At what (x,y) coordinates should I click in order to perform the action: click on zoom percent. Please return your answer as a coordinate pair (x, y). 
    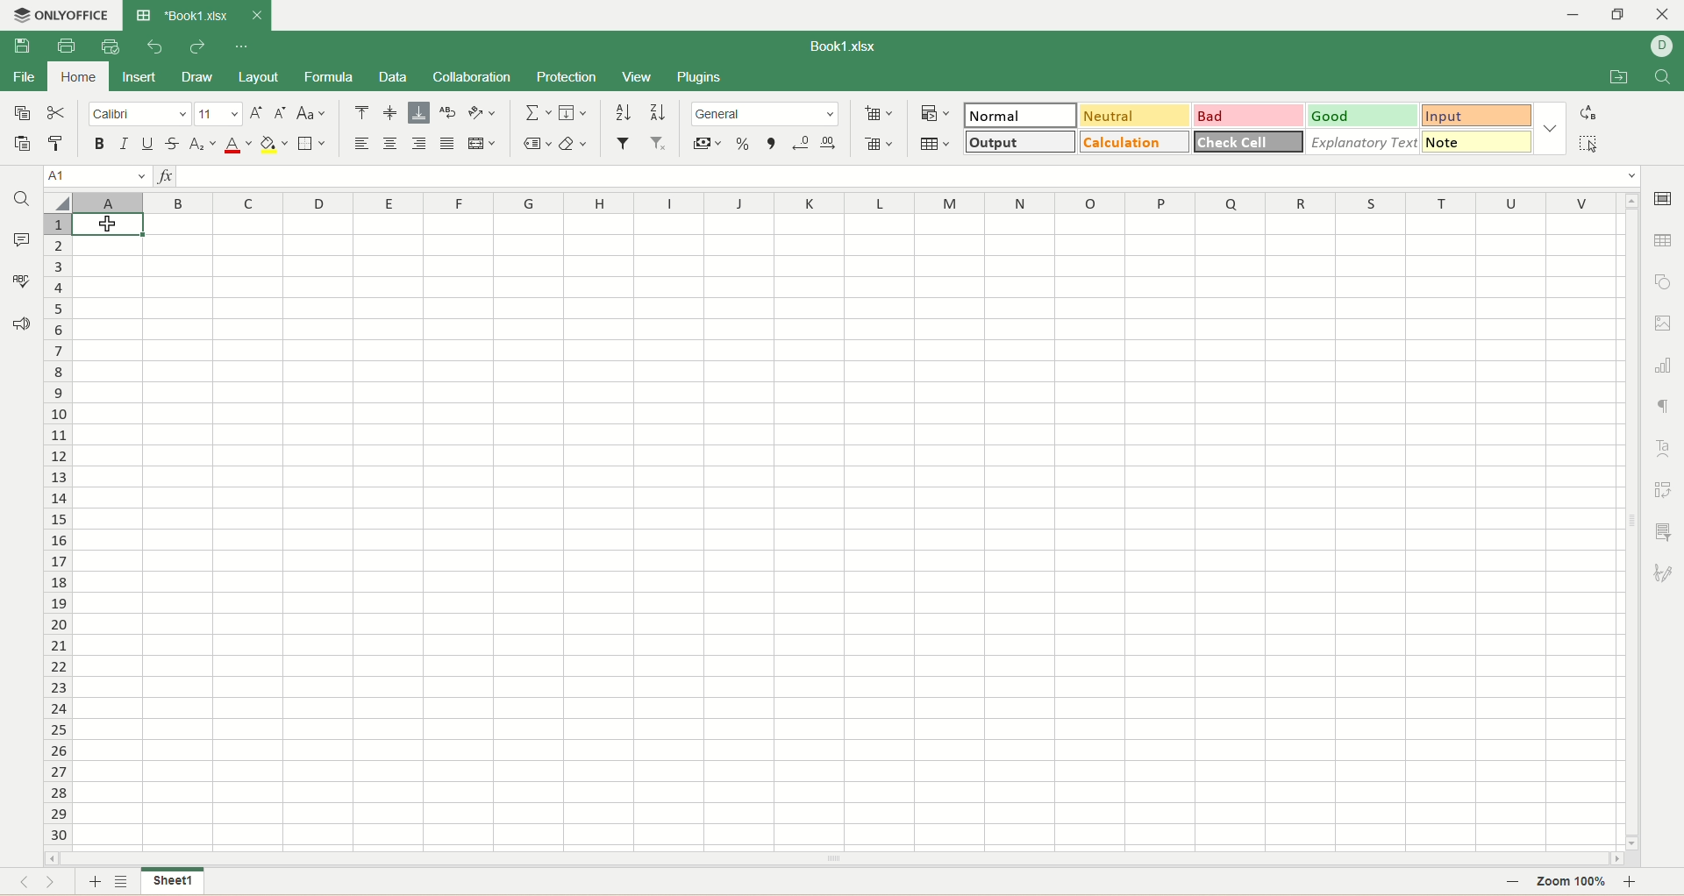
    Looking at the image, I should click on (1573, 883).